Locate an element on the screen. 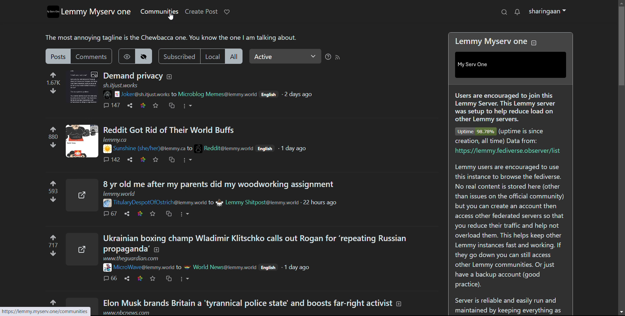 Image resolution: width=625 pixels, height=316 pixels. subscribed is located at coordinates (179, 56).